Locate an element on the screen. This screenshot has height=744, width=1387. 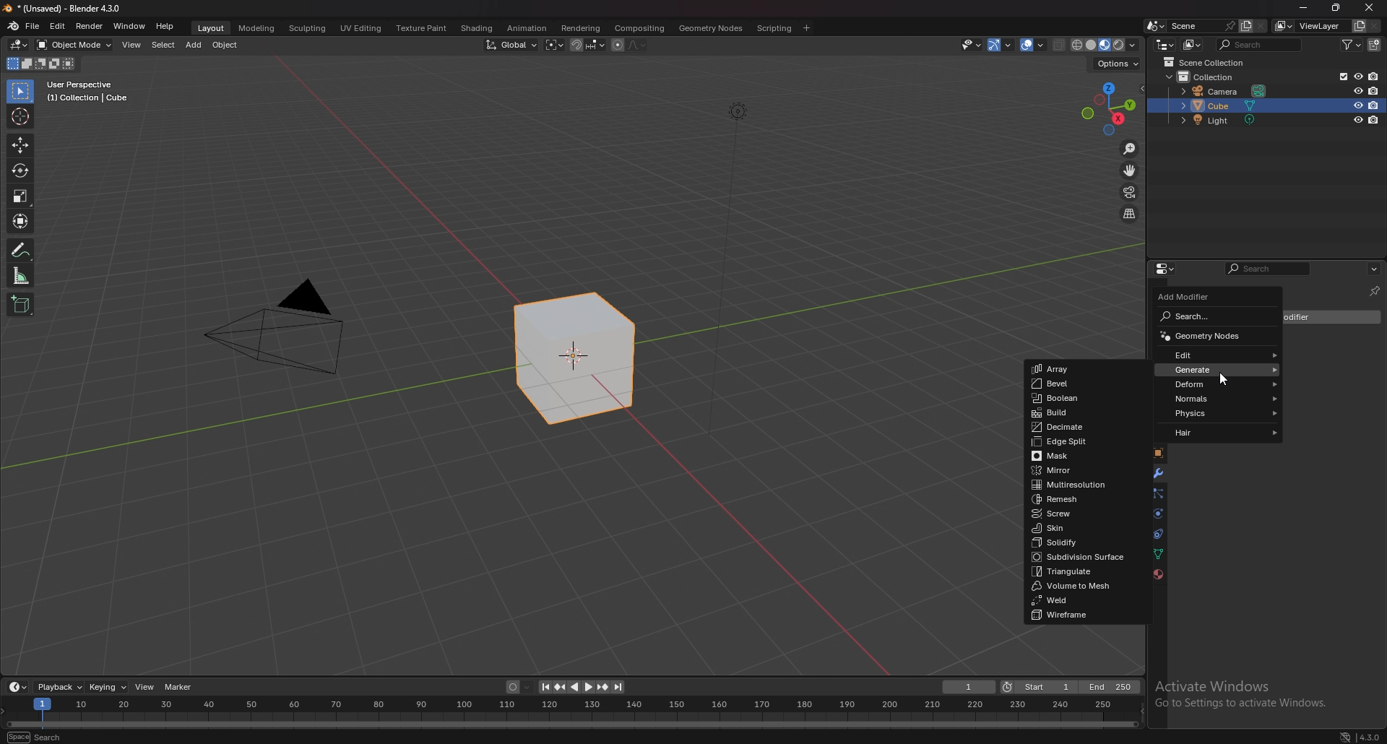
keying is located at coordinates (107, 687).